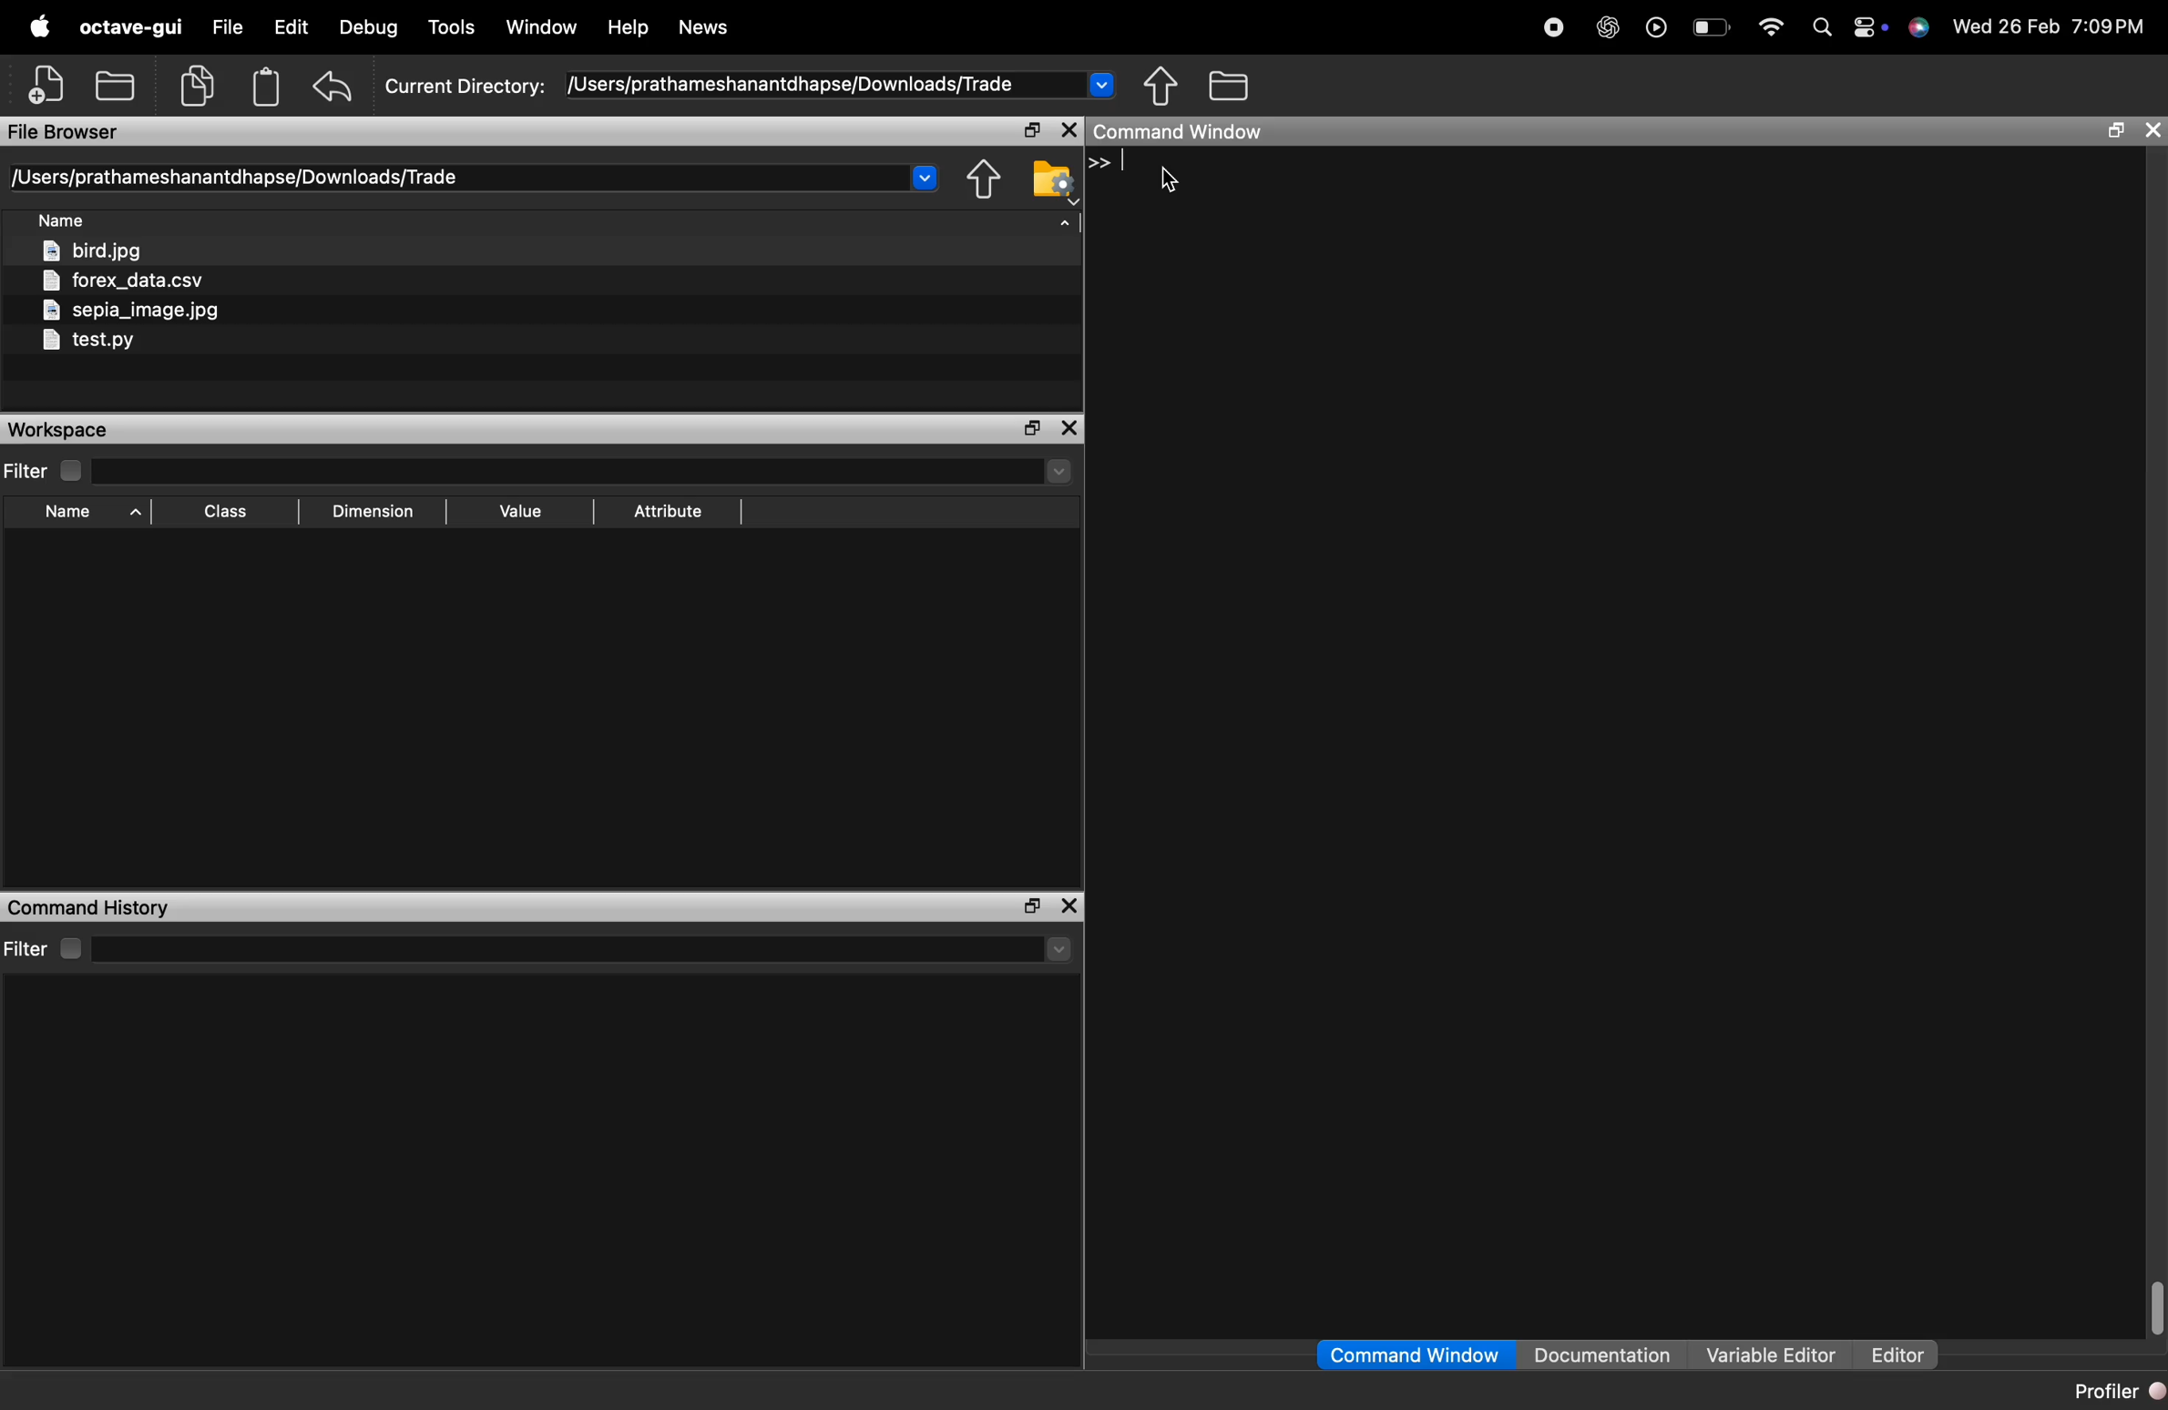 This screenshot has height=1410, width=2168. What do you see at coordinates (476, 178) in the screenshot?
I see `current directory` at bounding box center [476, 178].